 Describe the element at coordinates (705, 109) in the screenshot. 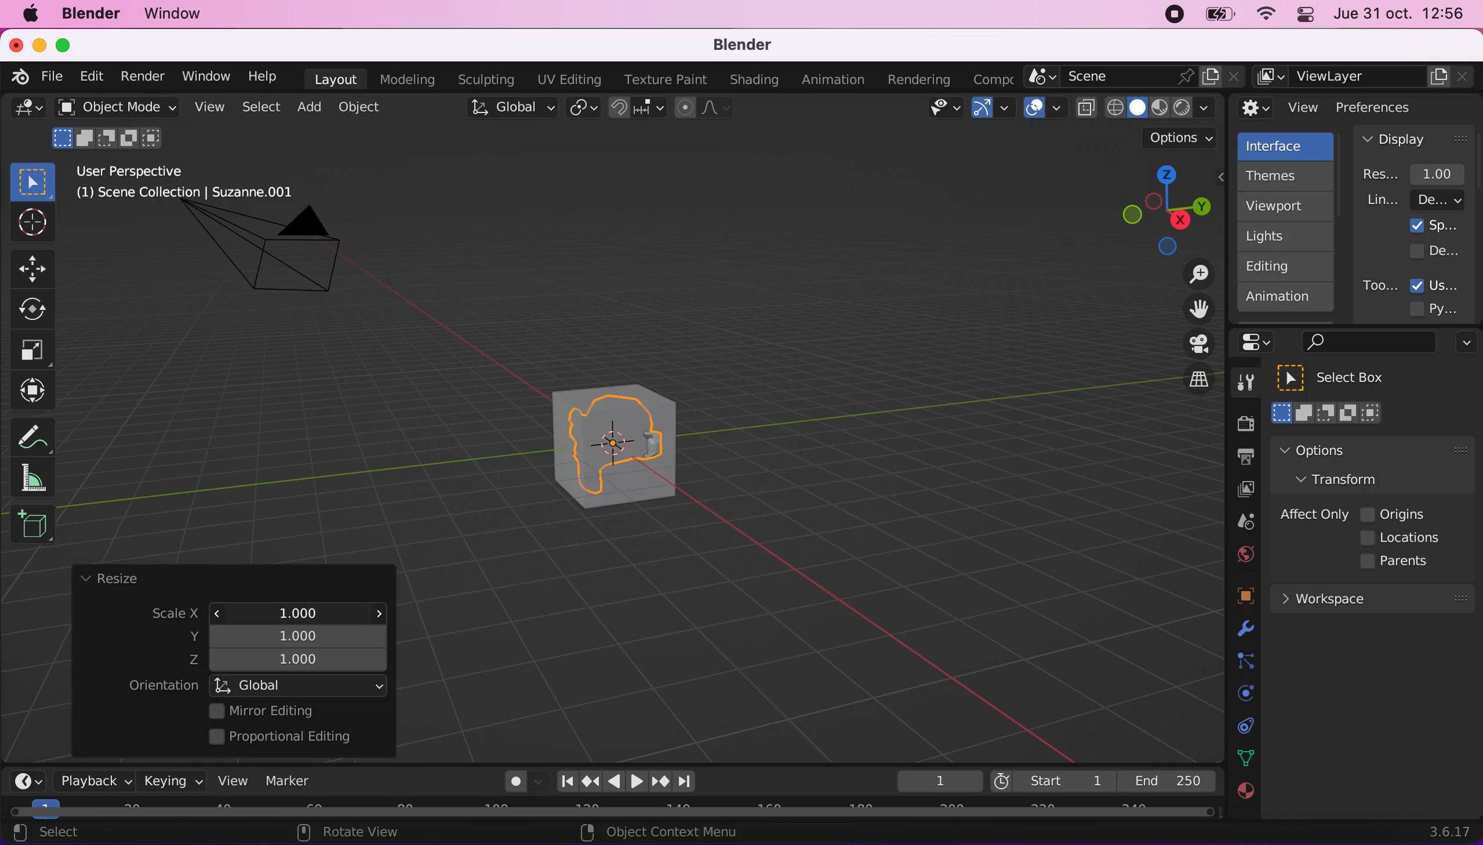

I see `proportional editing objects` at that location.